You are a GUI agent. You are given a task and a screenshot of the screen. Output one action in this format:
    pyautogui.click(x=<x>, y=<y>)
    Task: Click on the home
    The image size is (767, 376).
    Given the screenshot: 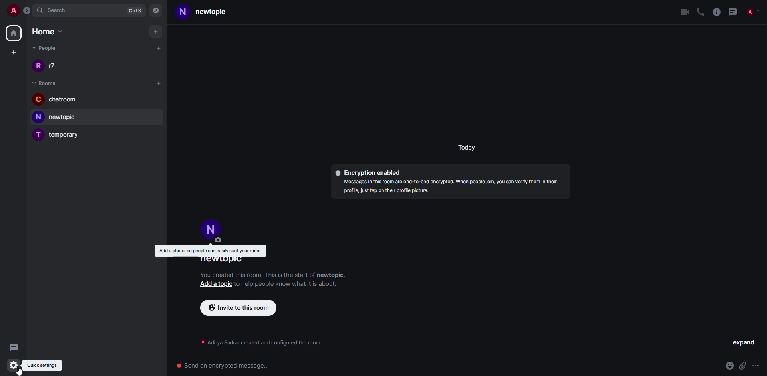 What is the action you would take?
    pyautogui.click(x=13, y=33)
    